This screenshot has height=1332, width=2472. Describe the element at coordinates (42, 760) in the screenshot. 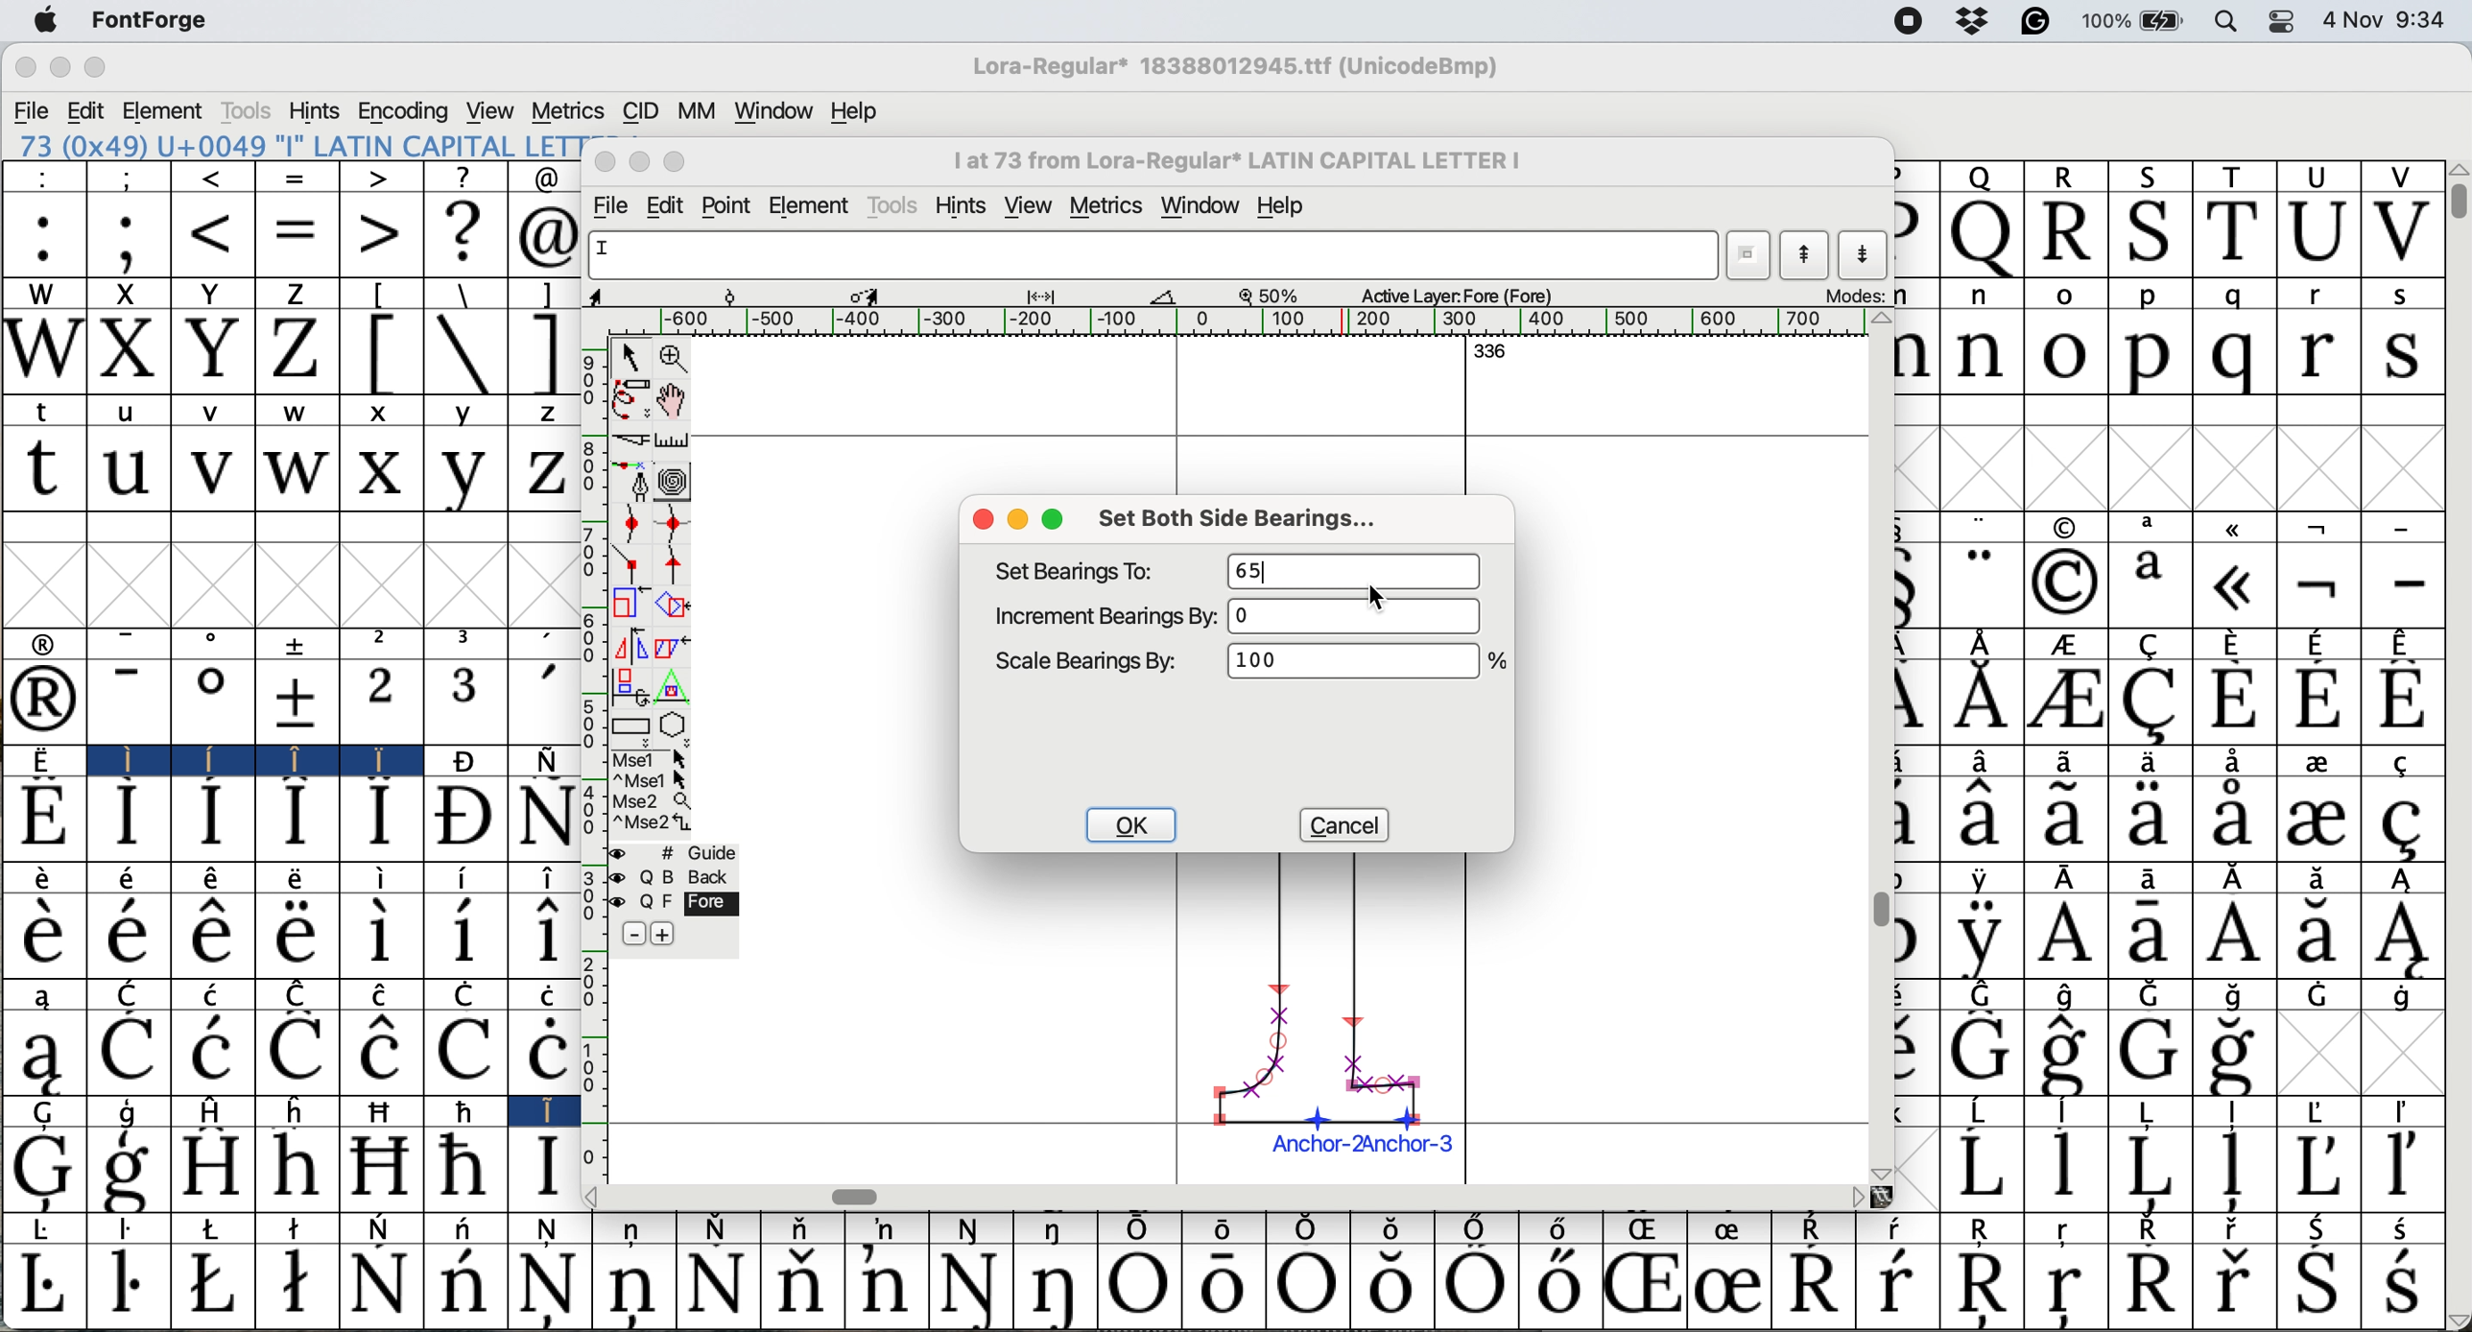

I see `Symbol` at that location.